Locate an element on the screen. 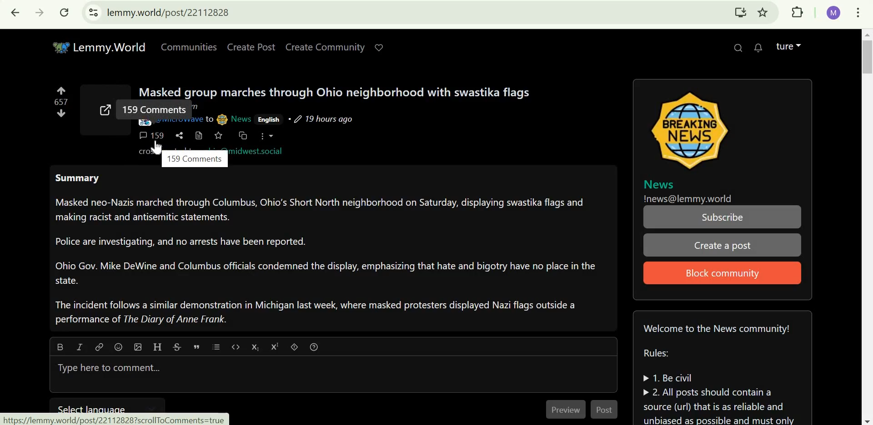  code is located at coordinates (235, 347).